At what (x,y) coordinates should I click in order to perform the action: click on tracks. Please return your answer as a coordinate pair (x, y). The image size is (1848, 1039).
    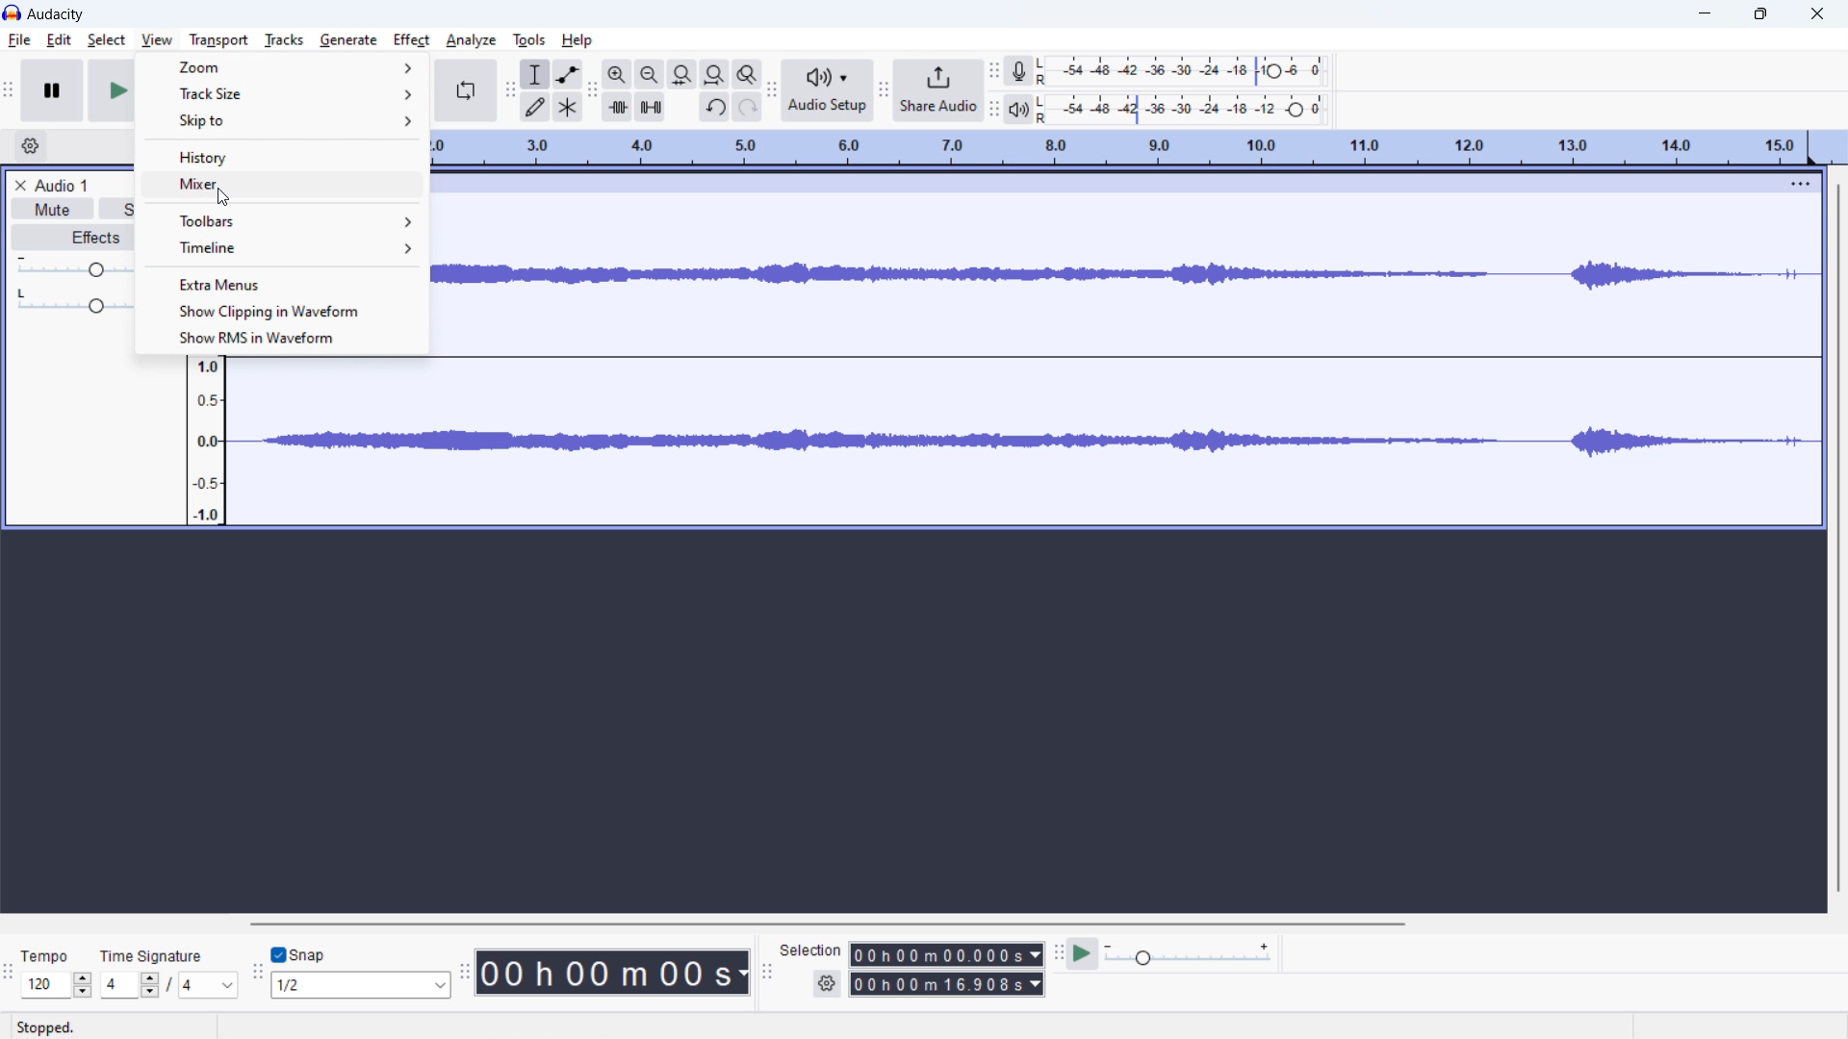
    Looking at the image, I should click on (283, 40).